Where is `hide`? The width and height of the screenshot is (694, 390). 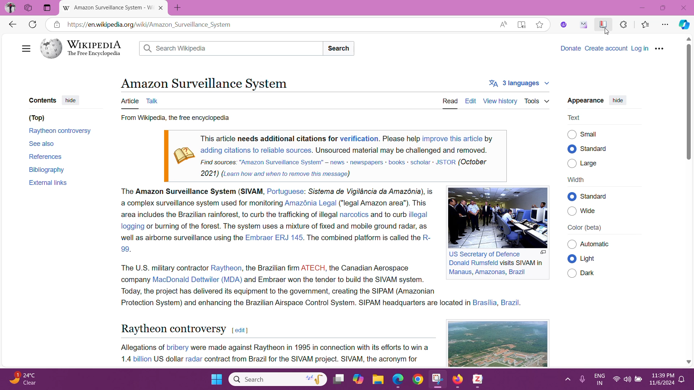
hide is located at coordinates (618, 101).